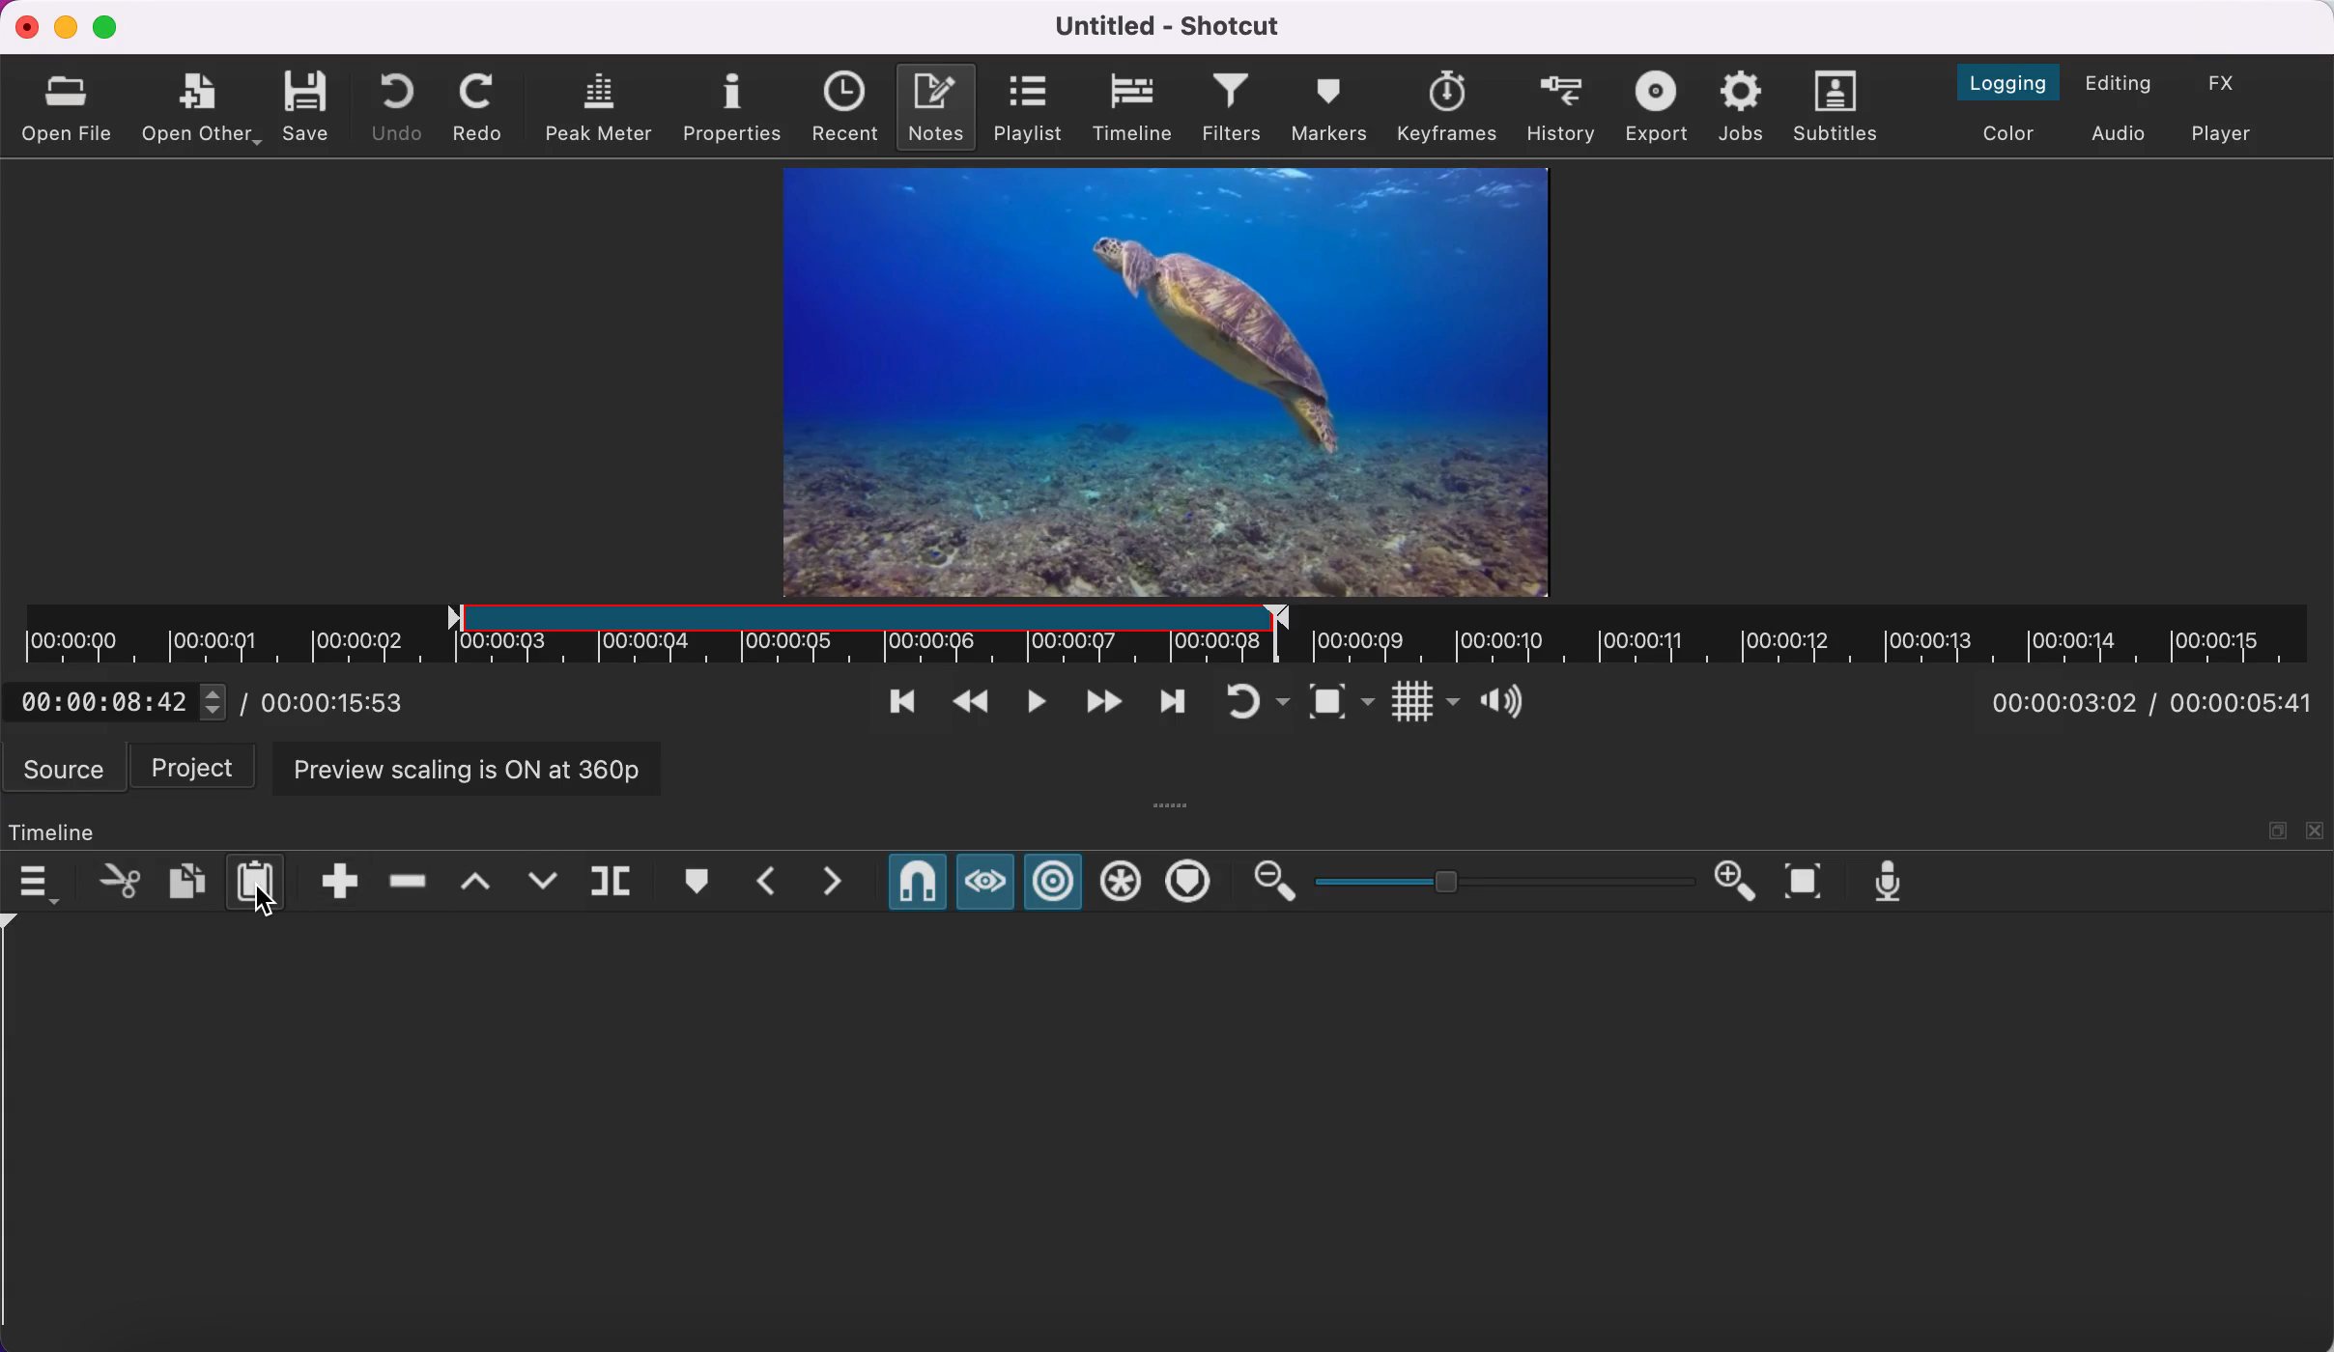 The image size is (2334, 1352). What do you see at coordinates (312, 102) in the screenshot?
I see `save` at bounding box center [312, 102].